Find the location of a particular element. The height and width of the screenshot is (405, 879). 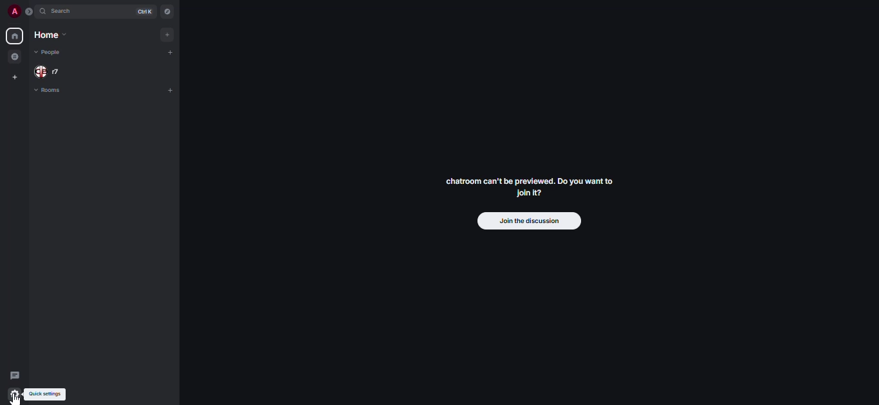

join the discussion is located at coordinates (527, 222).